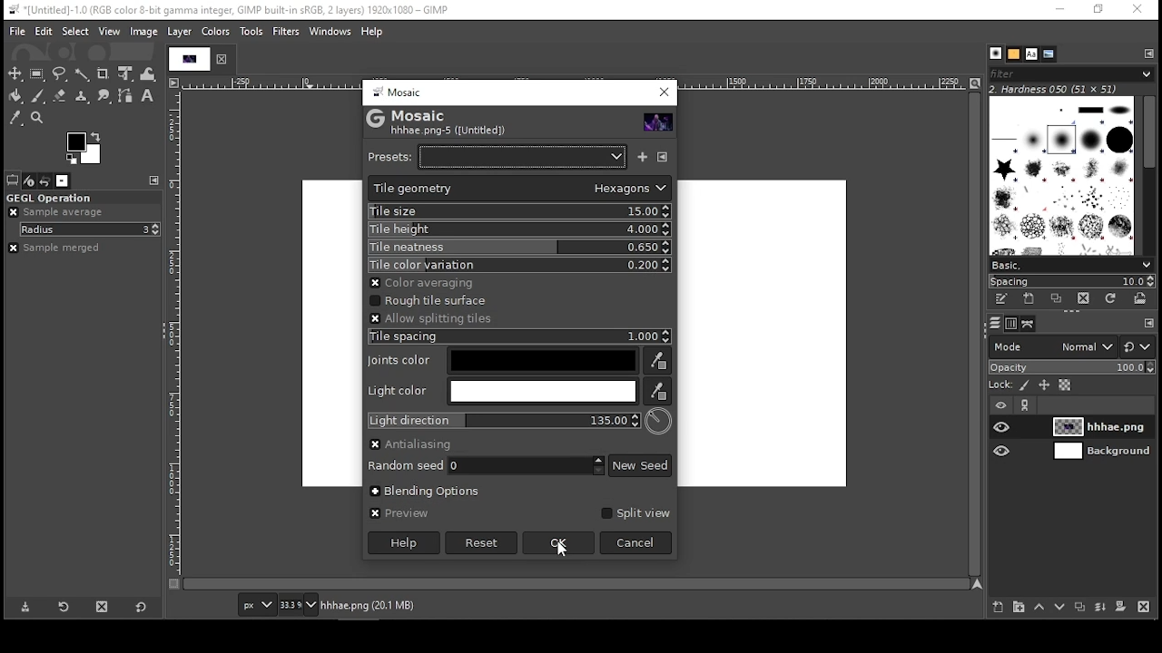  What do you see at coordinates (977, 334) in the screenshot?
I see `scroll bar` at bounding box center [977, 334].